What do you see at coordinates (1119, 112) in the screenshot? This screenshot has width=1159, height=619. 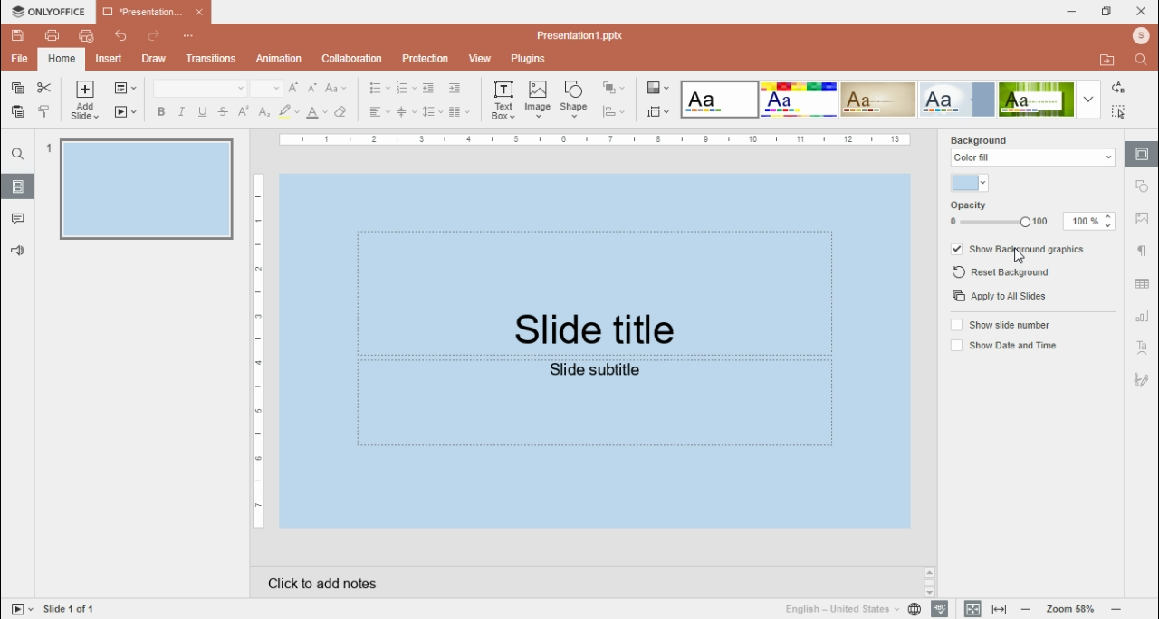 I see `select all` at bounding box center [1119, 112].